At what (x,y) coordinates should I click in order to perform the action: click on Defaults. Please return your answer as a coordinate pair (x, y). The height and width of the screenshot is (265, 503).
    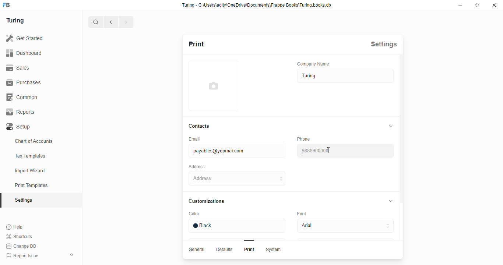
    Looking at the image, I should click on (223, 250).